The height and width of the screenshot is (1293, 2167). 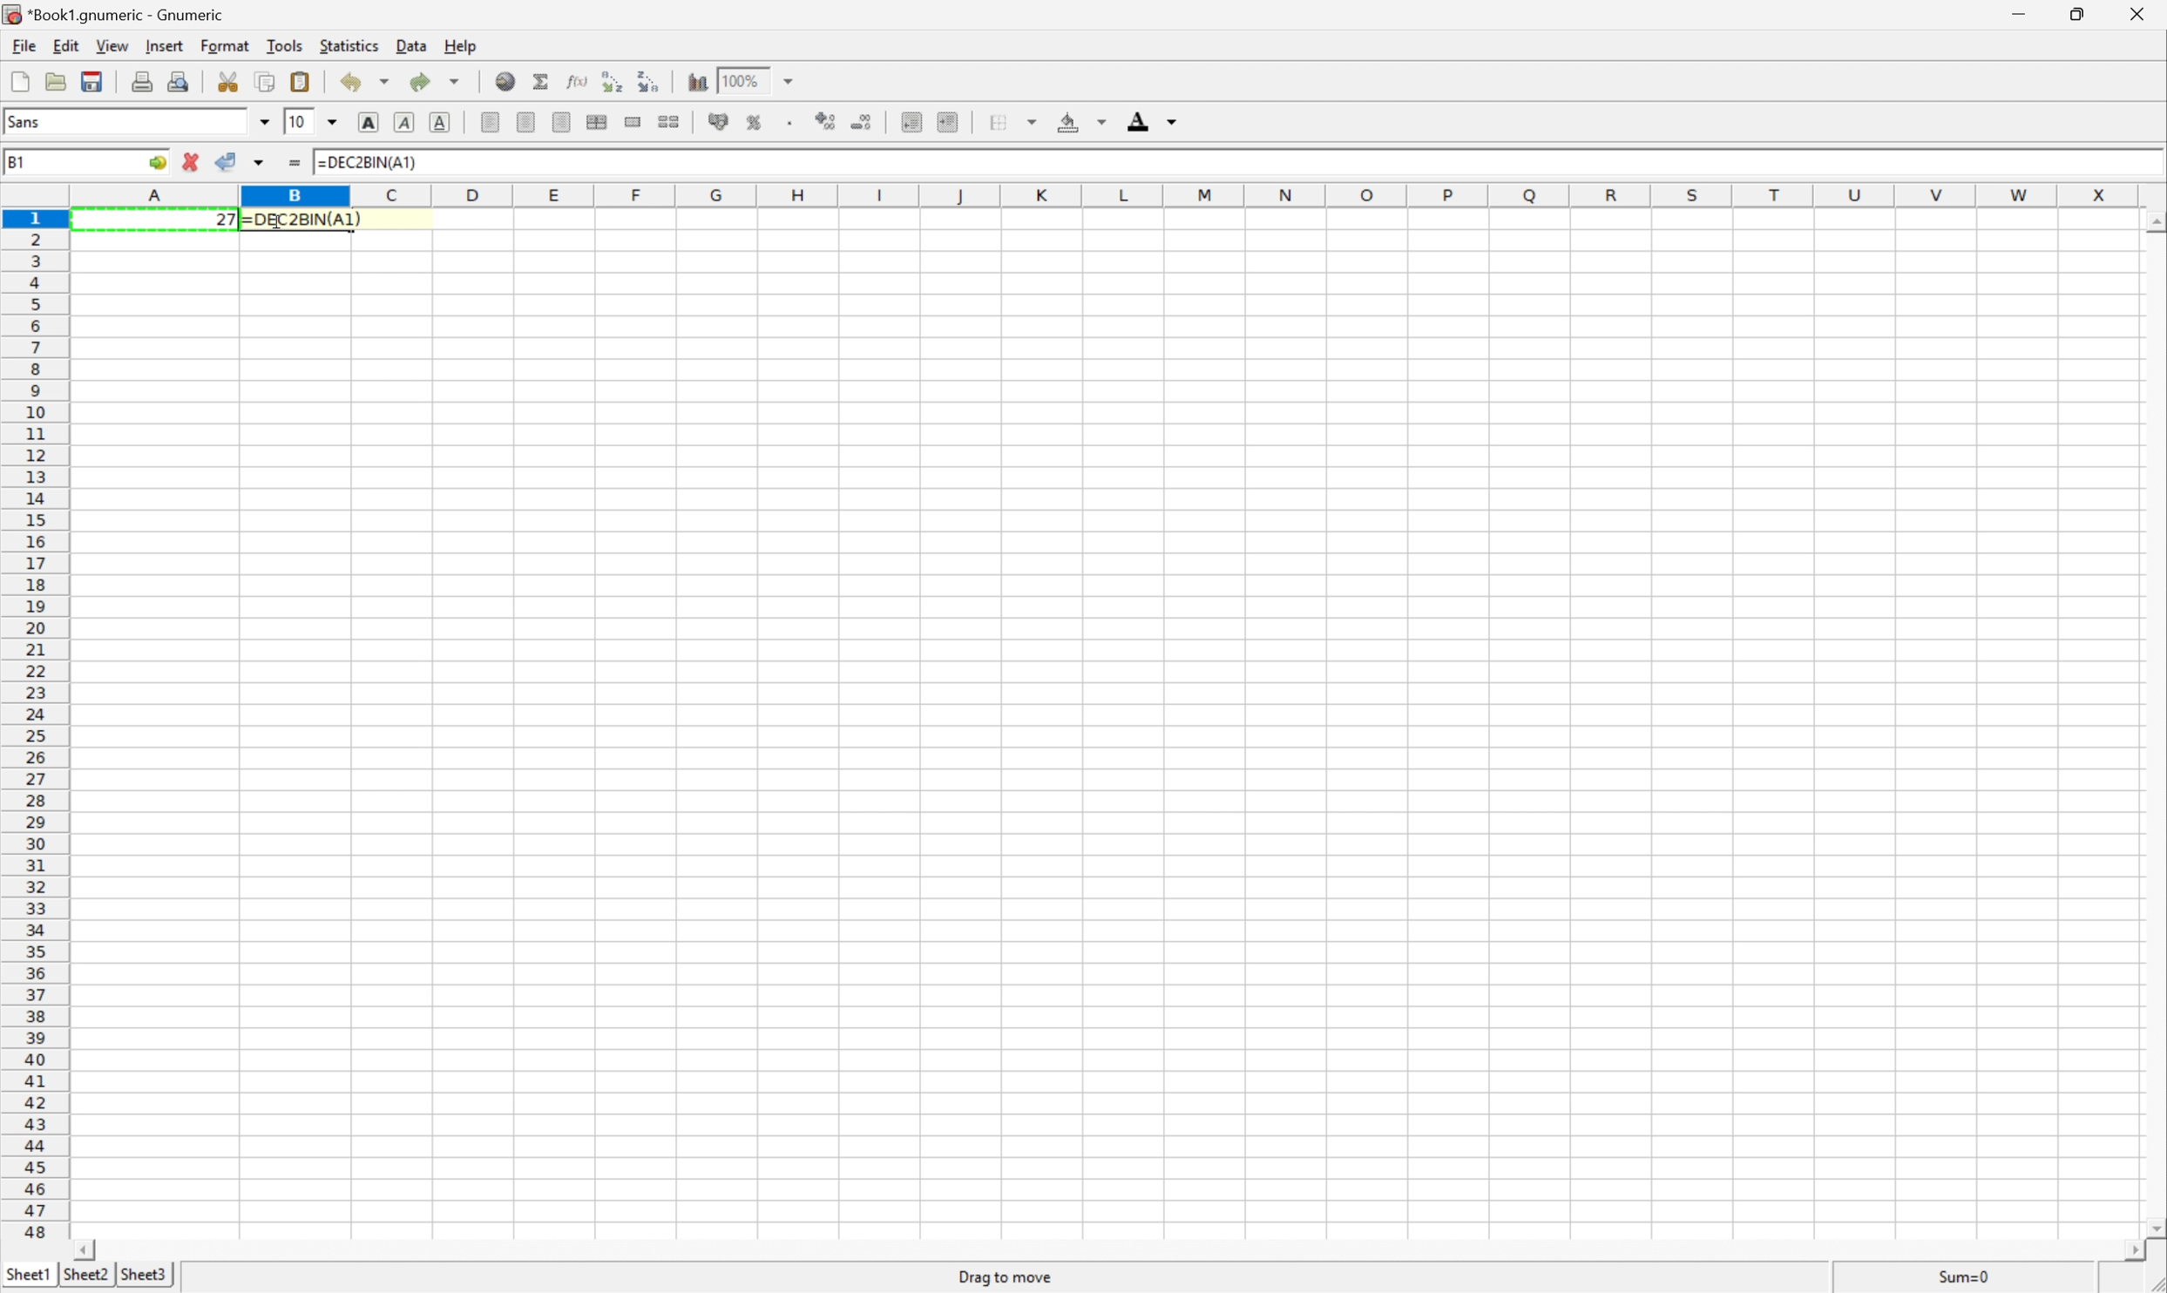 I want to click on Undo, so click(x=366, y=79).